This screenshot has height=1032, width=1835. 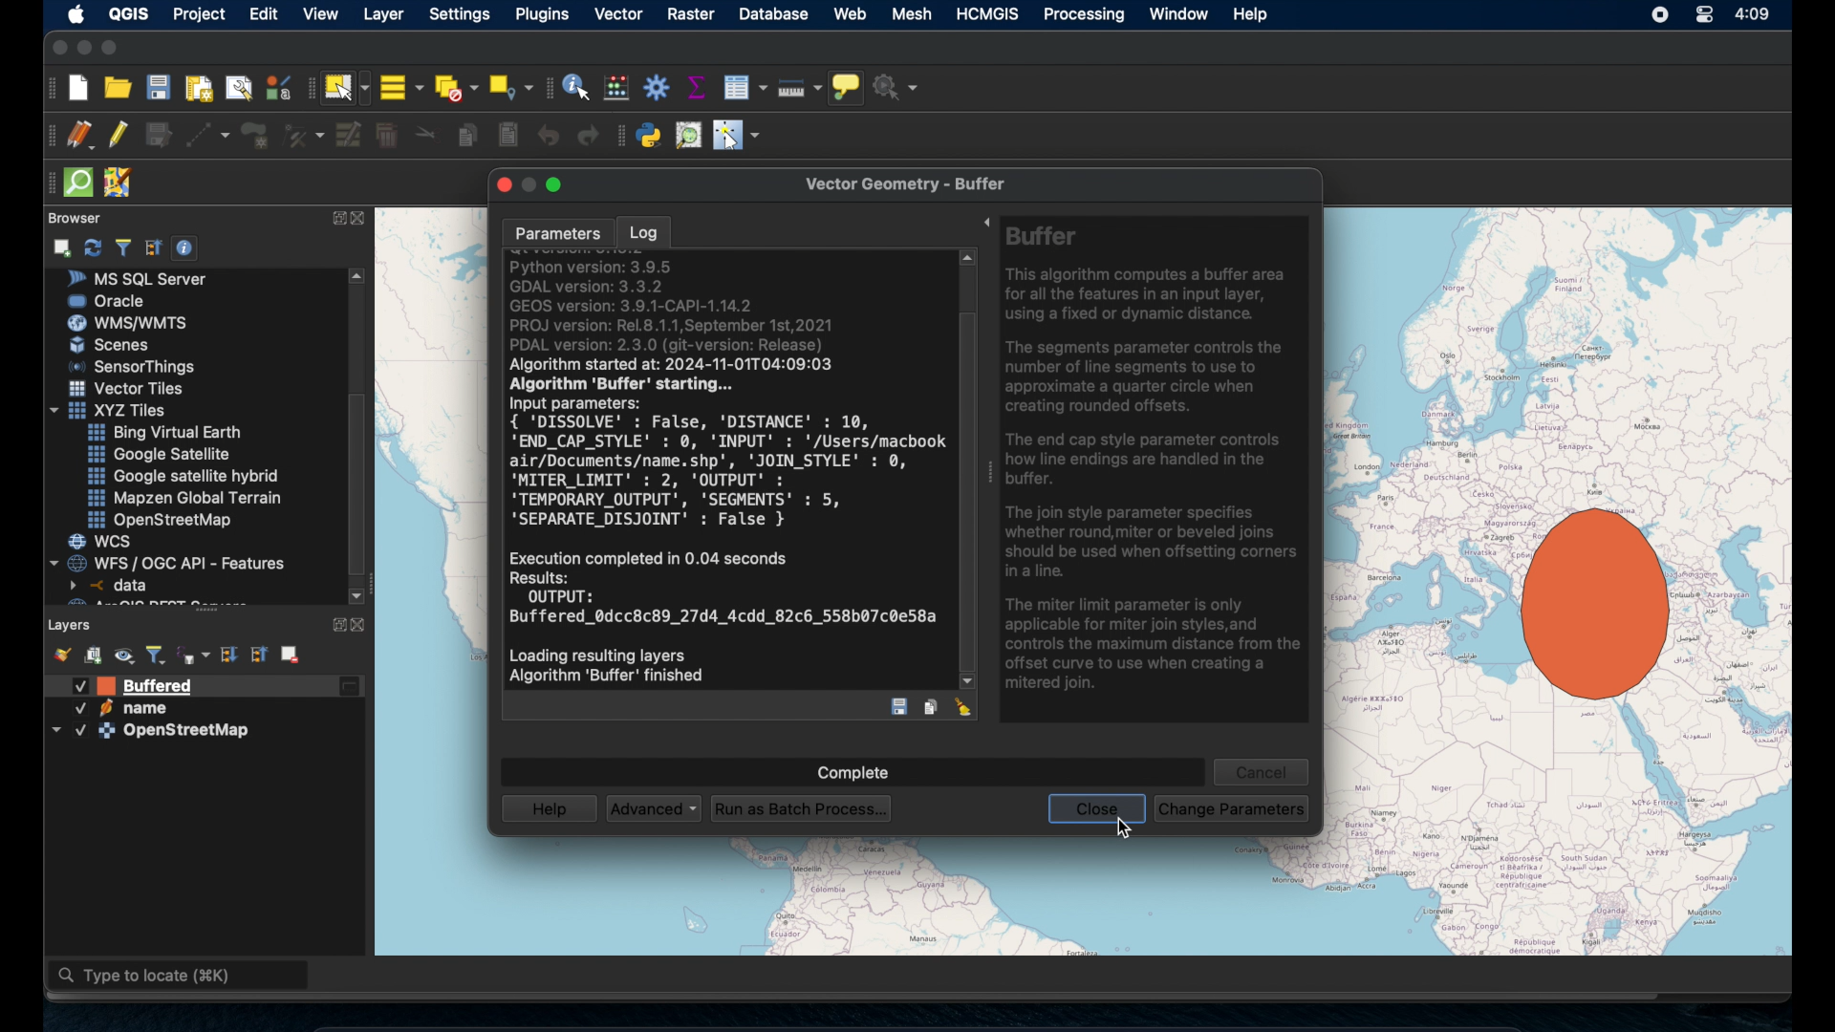 I want to click on save edits, so click(x=160, y=136).